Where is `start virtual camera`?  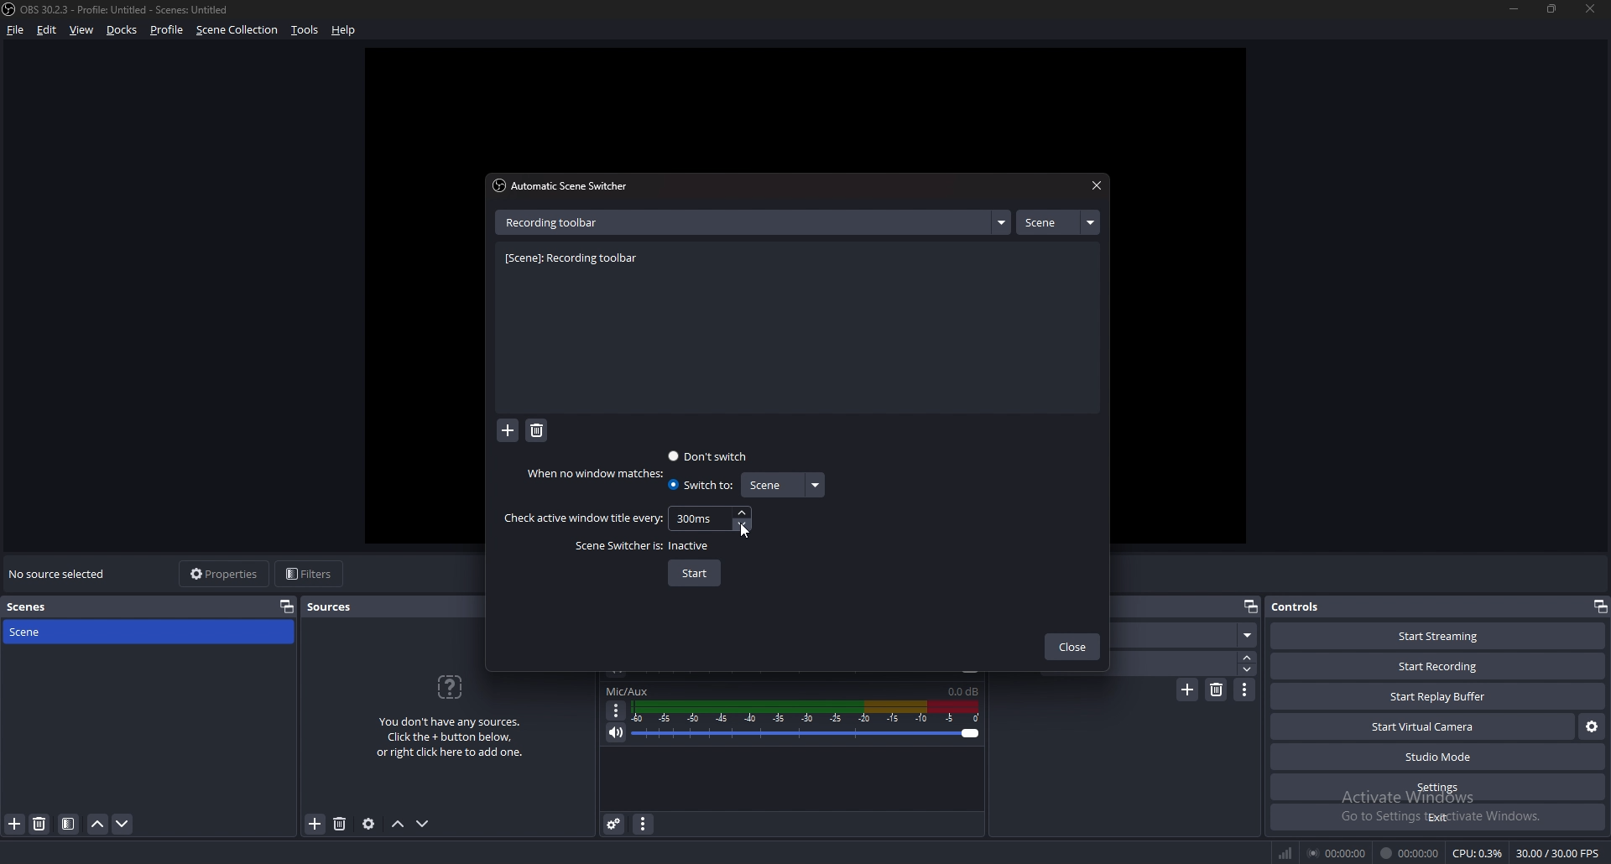
start virtual camera is located at coordinates (1425, 726).